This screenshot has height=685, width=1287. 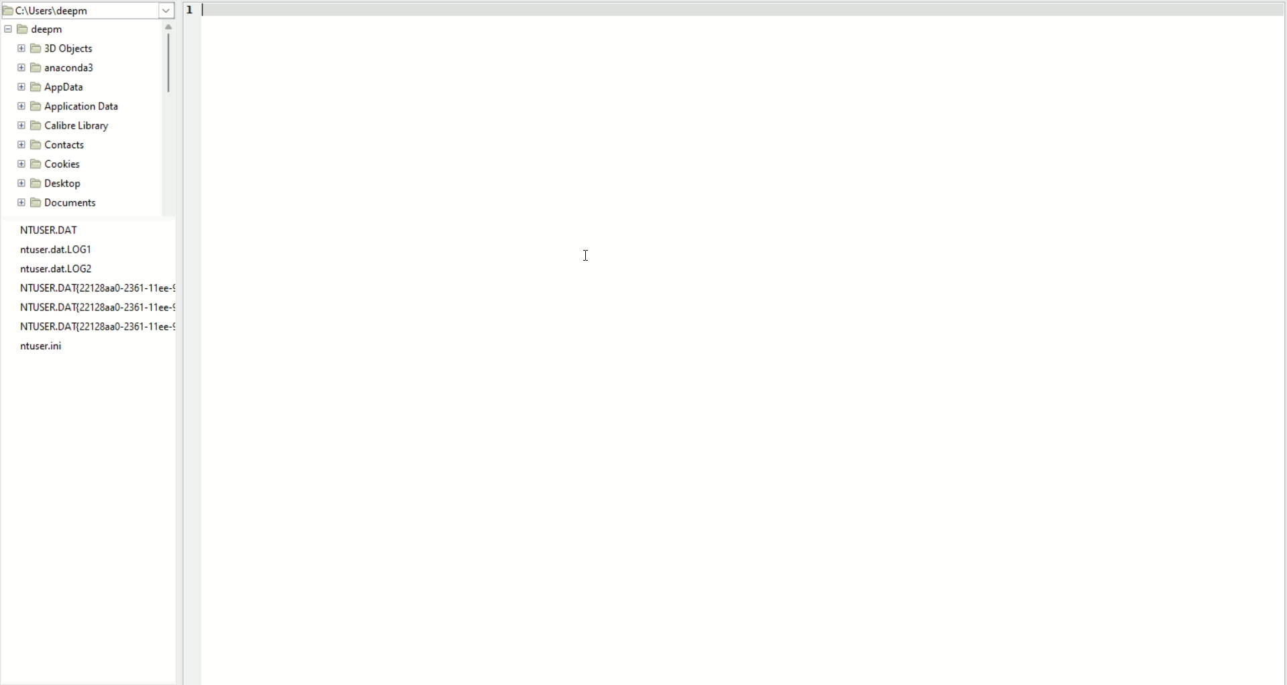 I want to click on vertical scroll bar, so click(x=170, y=117).